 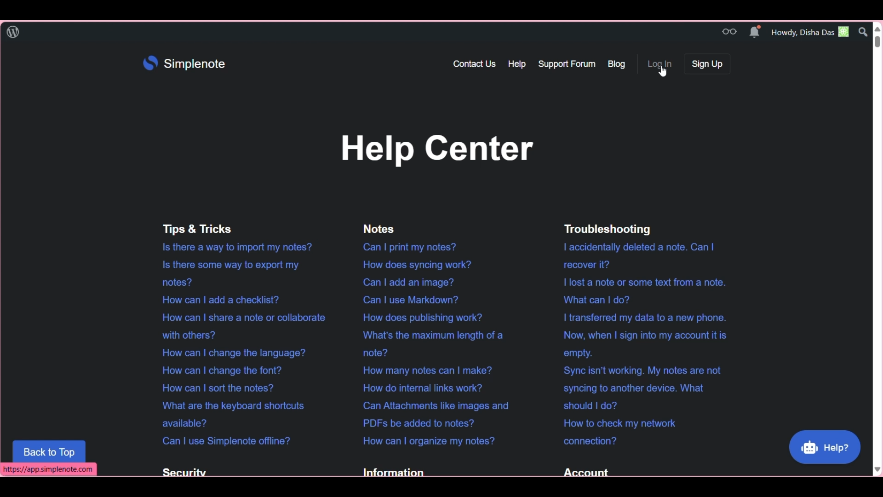 I want to click on What are the keyboard shortcuts available?, so click(x=227, y=414).